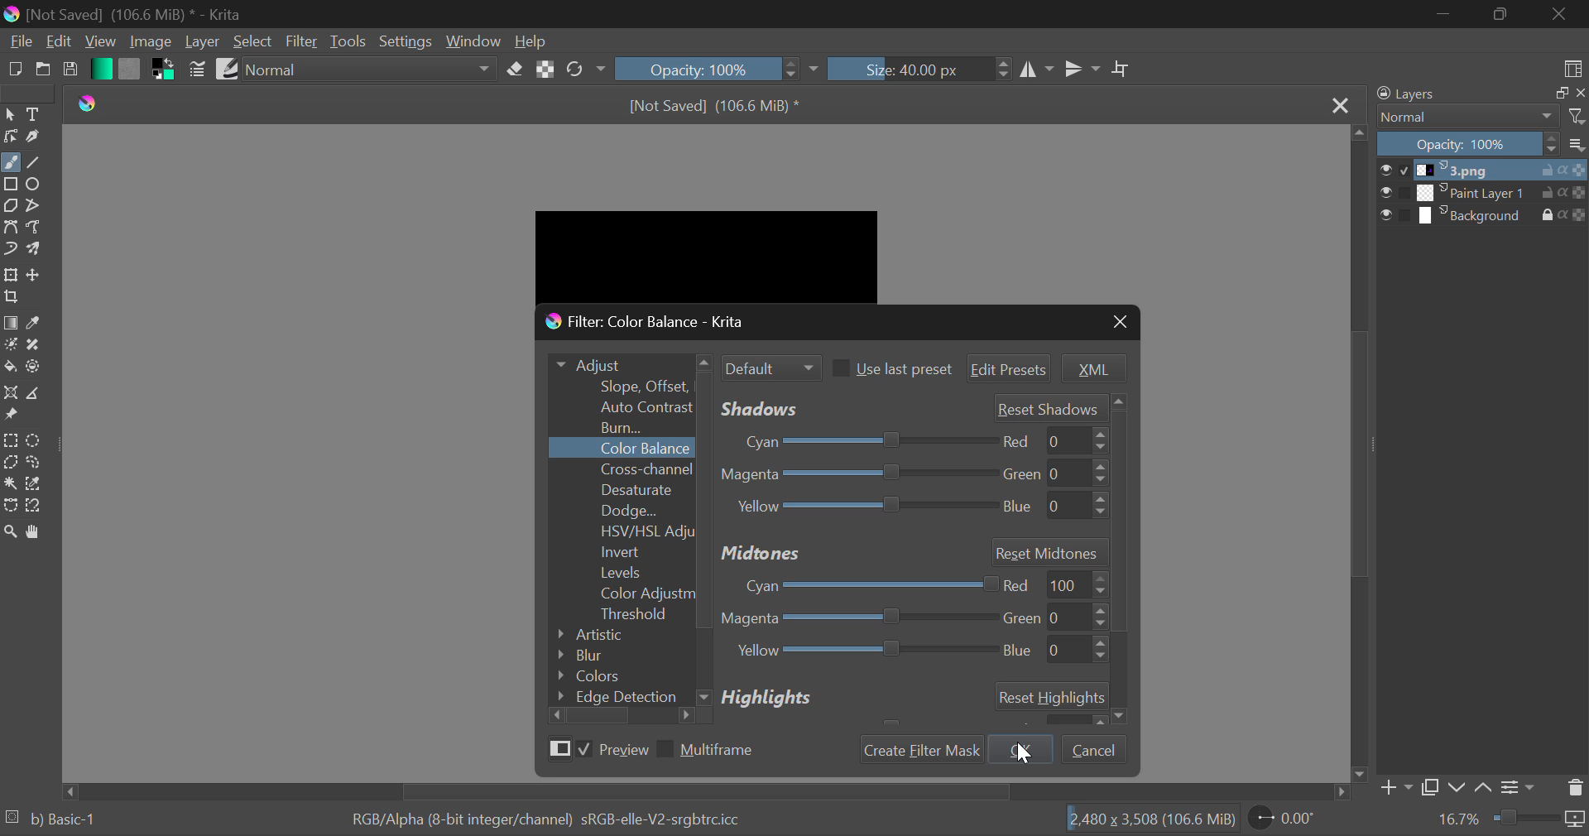 The height and width of the screenshot is (836, 1589). Describe the element at coordinates (34, 462) in the screenshot. I see `Freehand Selection` at that location.